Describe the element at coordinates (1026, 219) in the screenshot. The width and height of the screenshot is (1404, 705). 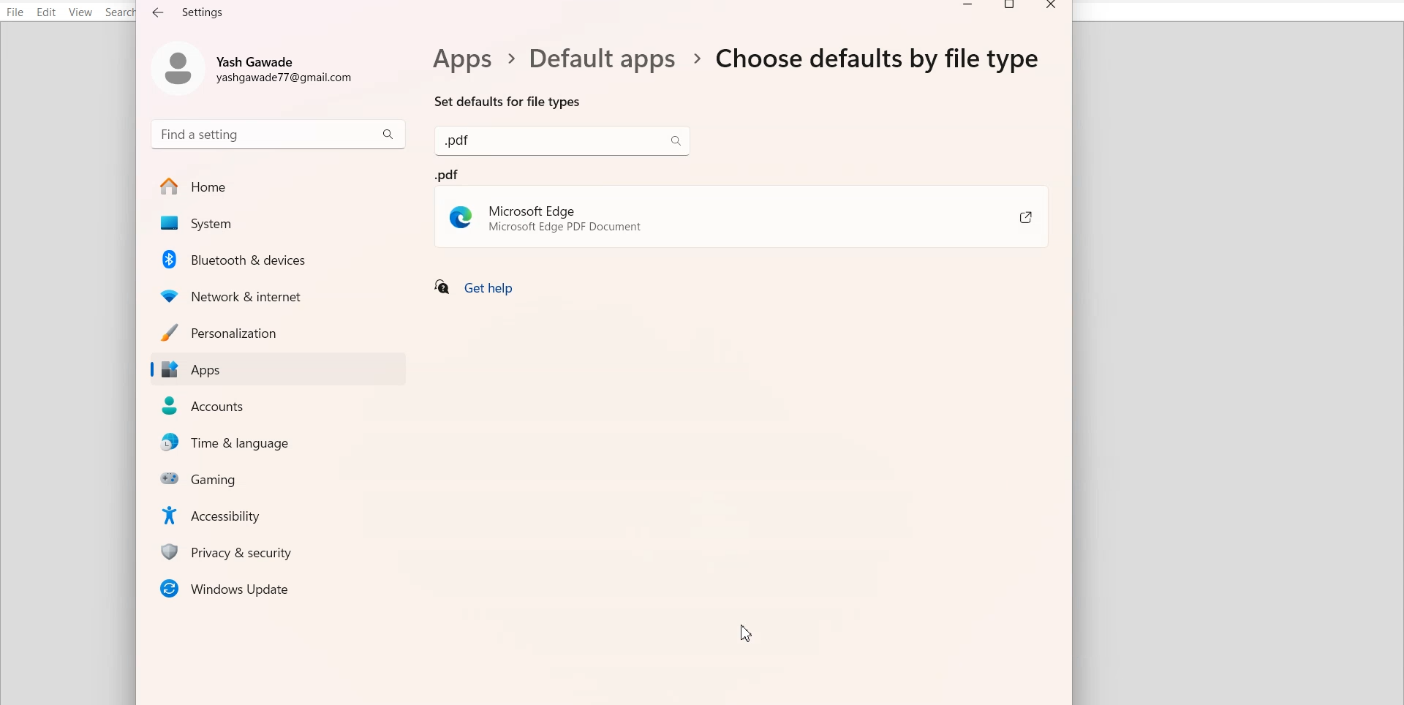
I see `Share` at that location.